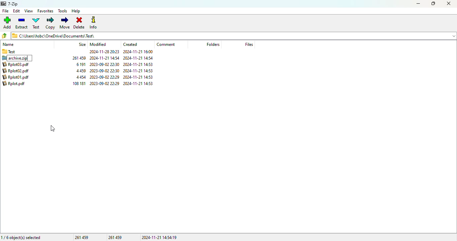 The height and width of the screenshot is (241, 457). I want to click on name, so click(8, 45).